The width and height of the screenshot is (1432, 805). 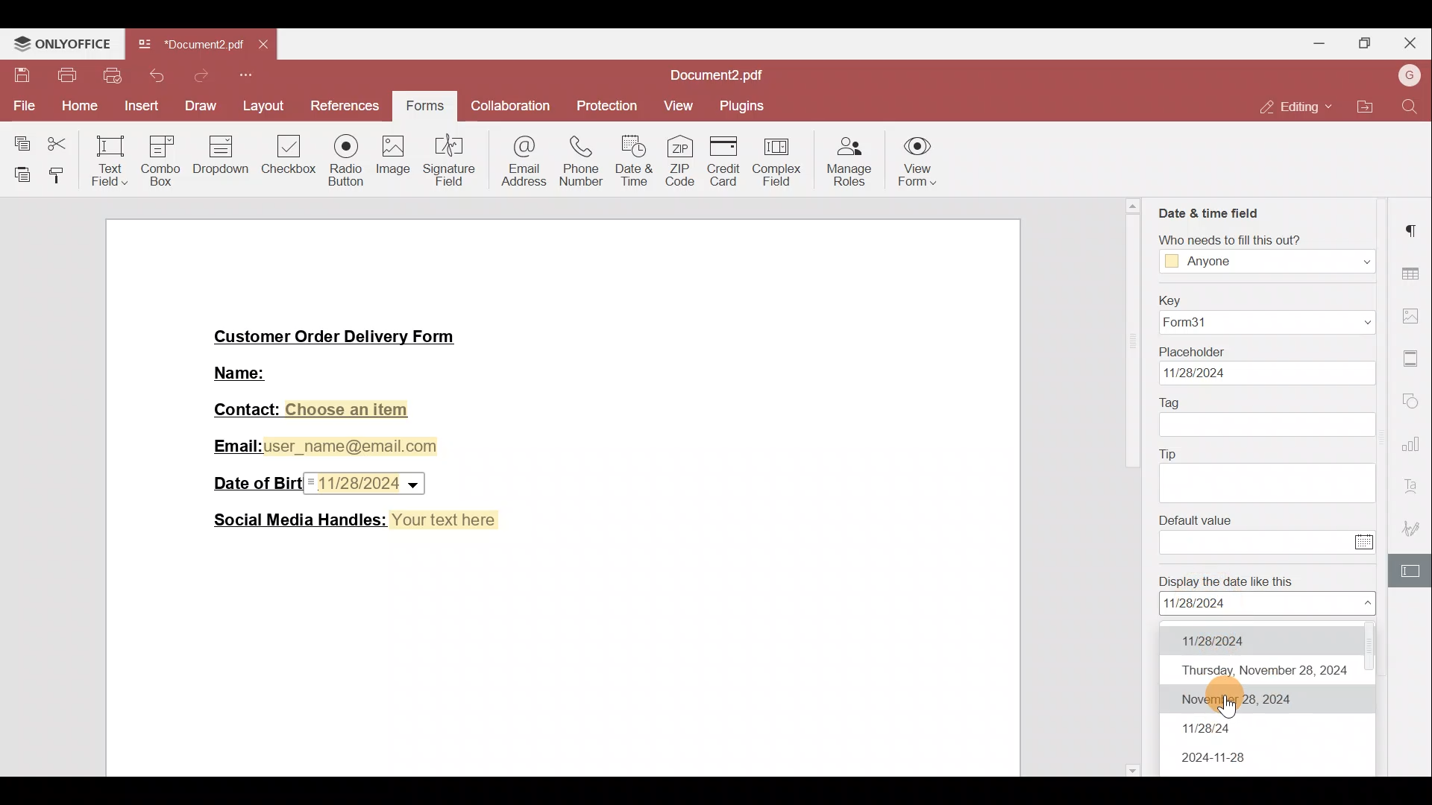 I want to click on 2024-11-28, so click(x=1218, y=760).